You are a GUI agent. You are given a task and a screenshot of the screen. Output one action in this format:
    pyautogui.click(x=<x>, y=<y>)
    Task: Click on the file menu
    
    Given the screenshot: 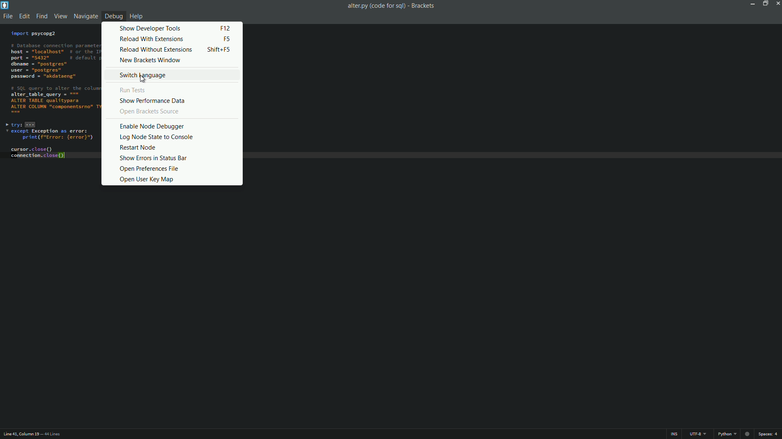 What is the action you would take?
    pyautogui.click(x=7, y=16)
    